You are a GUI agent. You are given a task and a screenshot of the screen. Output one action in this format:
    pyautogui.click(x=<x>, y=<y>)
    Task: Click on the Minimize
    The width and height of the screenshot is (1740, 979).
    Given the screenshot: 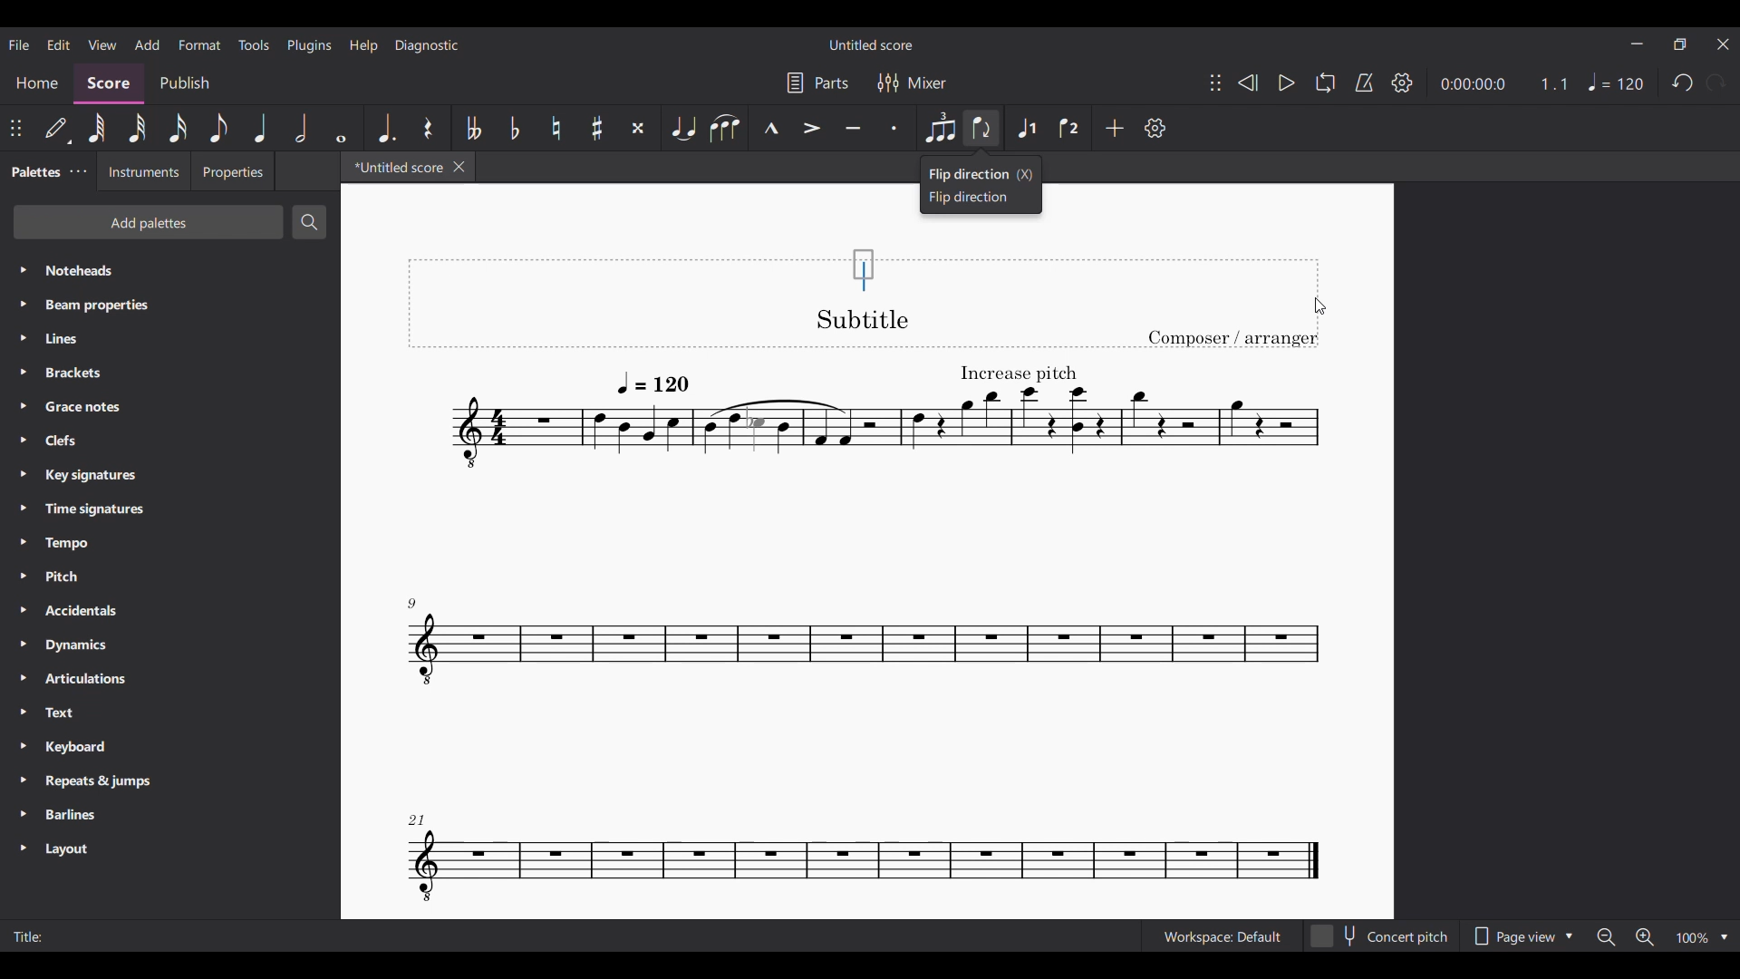 What is the action you would take?
    pyautogui.click(x=1637, y=44)
    